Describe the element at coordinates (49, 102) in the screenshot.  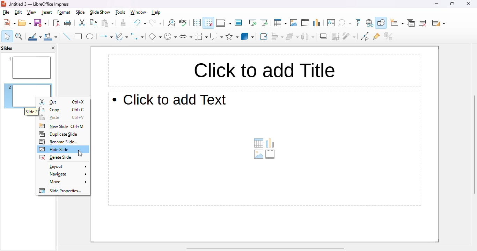
I see `cut` at that location.